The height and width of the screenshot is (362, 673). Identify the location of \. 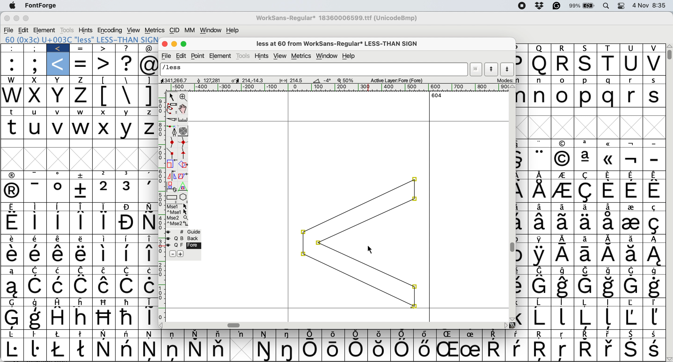
(127, 80).